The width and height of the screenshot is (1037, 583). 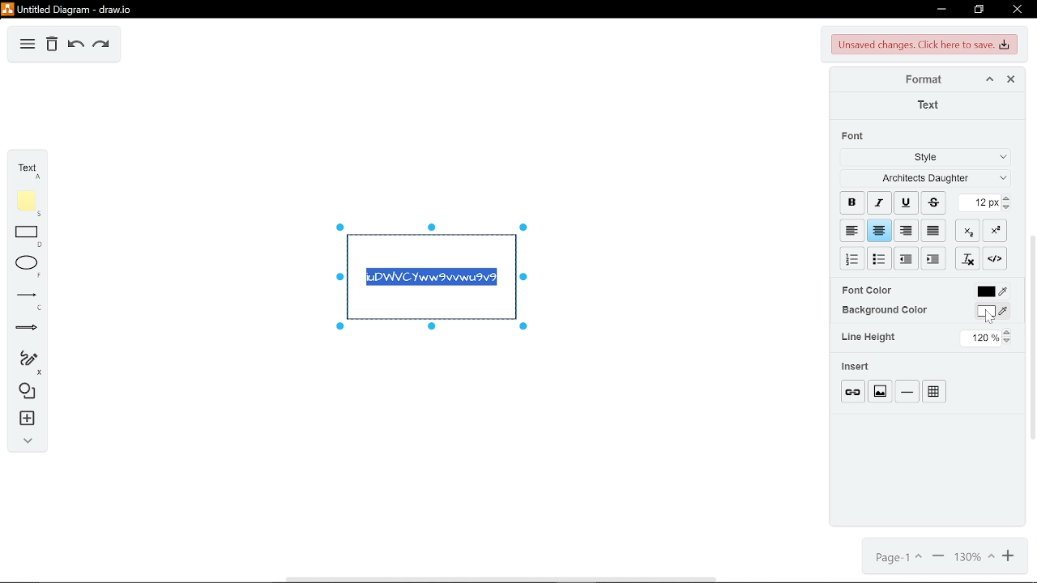 What do you see at coordinates (23, 265) in the screenshot?
I see `ellipse` at bounding box center [23, 265].